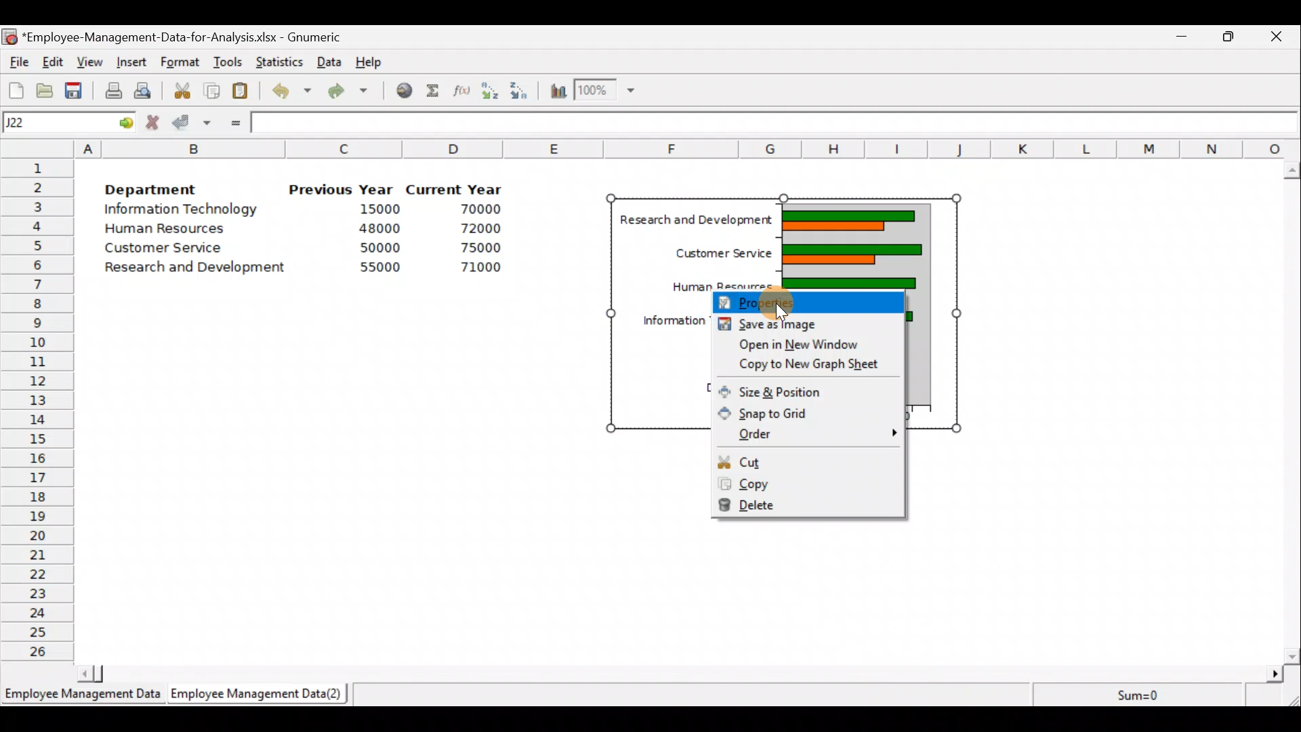 This screenshot has height=732, width=1301. I want to click on 55000, so click(378, 268).